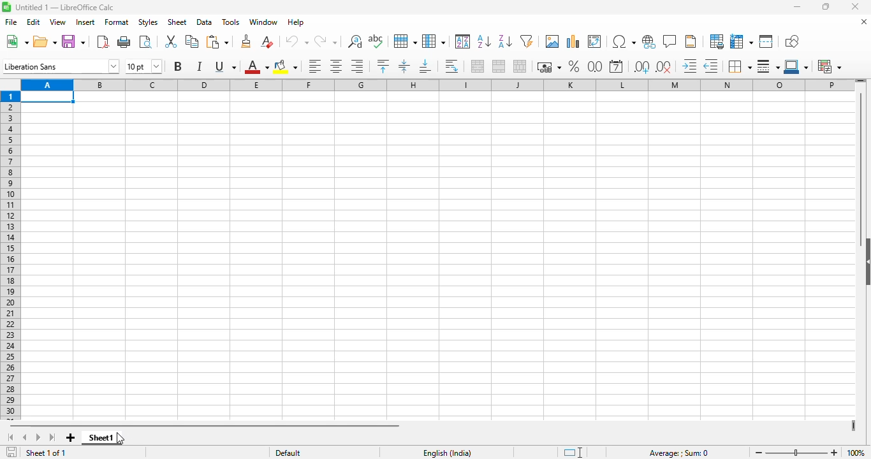  Describe the element at coordinates (641, 67) in the screenshot. I see `add decimal place` at that location.